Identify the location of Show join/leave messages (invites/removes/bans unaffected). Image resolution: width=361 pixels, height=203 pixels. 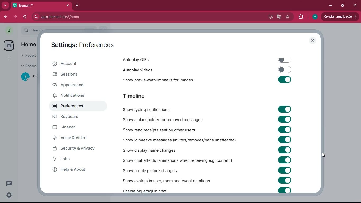
(209, 140).